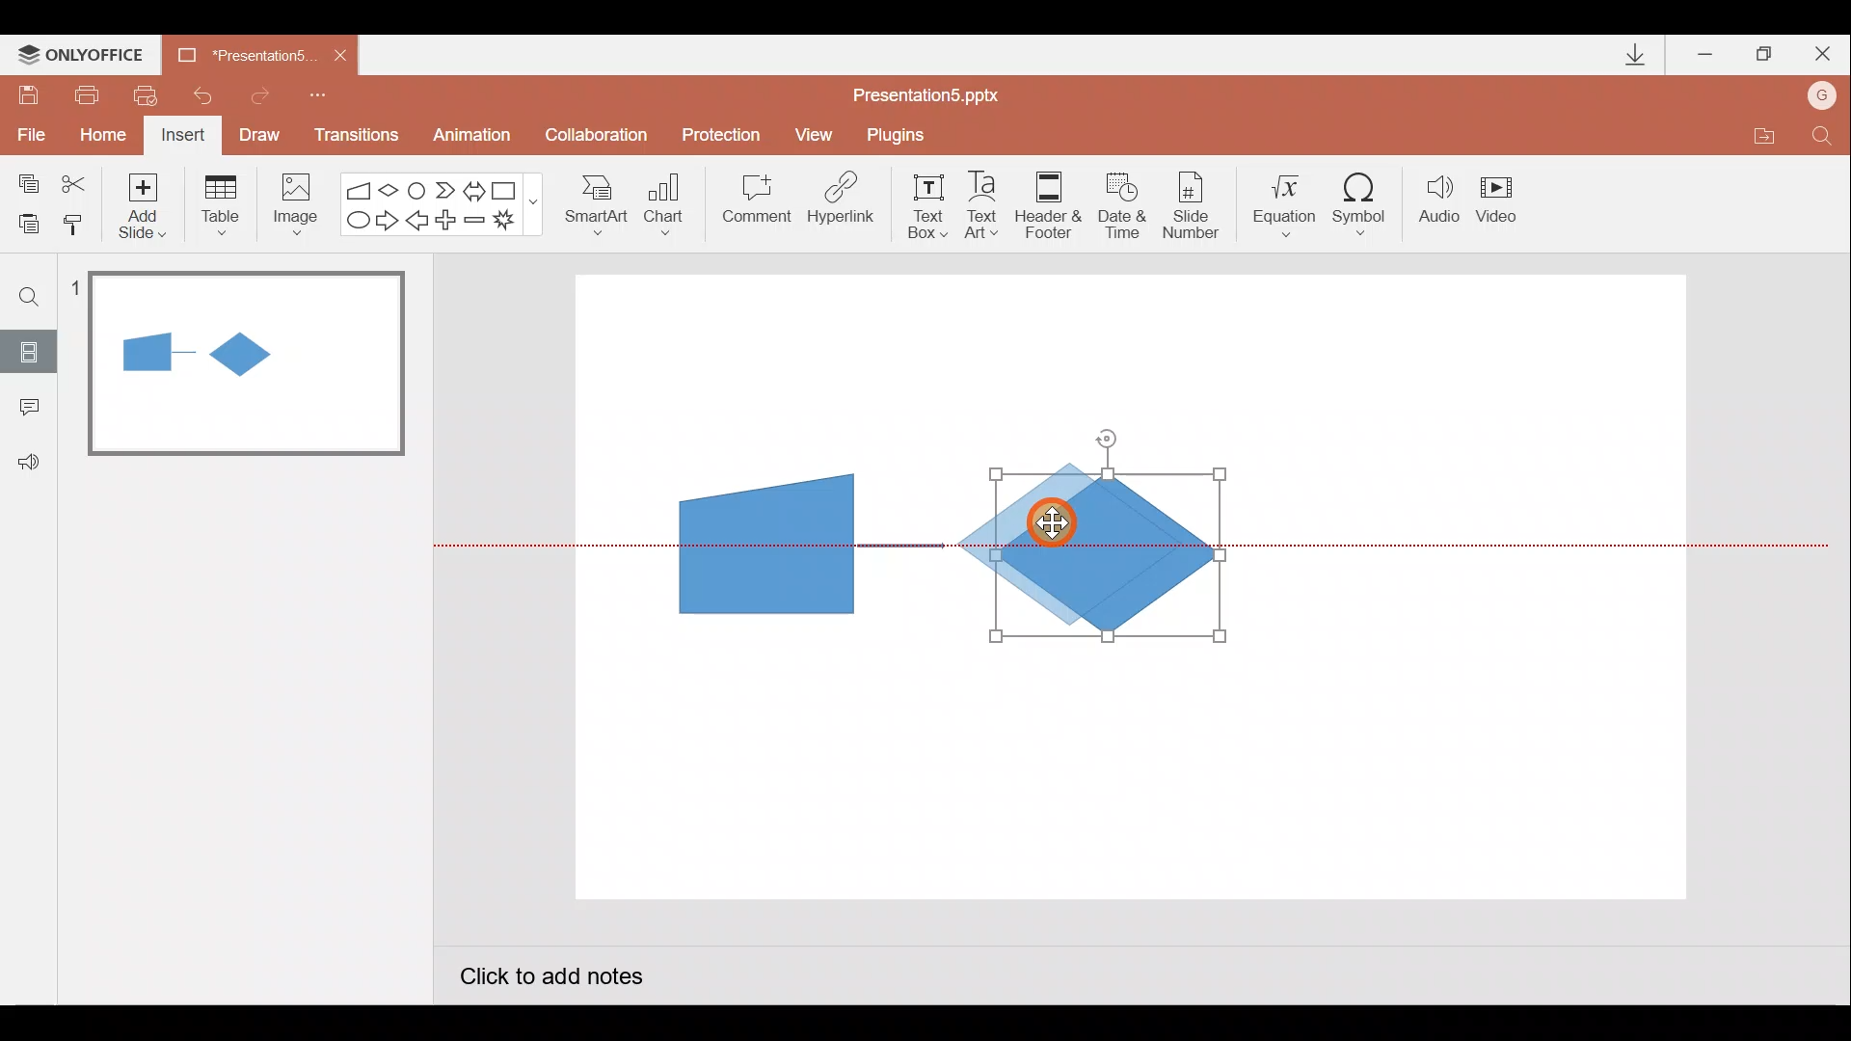 This screenshot has width=1851, height=1041. What do you see at coordinates (97, 130) in the screenshot?
I see `Home` at bounding box center [97, 130].